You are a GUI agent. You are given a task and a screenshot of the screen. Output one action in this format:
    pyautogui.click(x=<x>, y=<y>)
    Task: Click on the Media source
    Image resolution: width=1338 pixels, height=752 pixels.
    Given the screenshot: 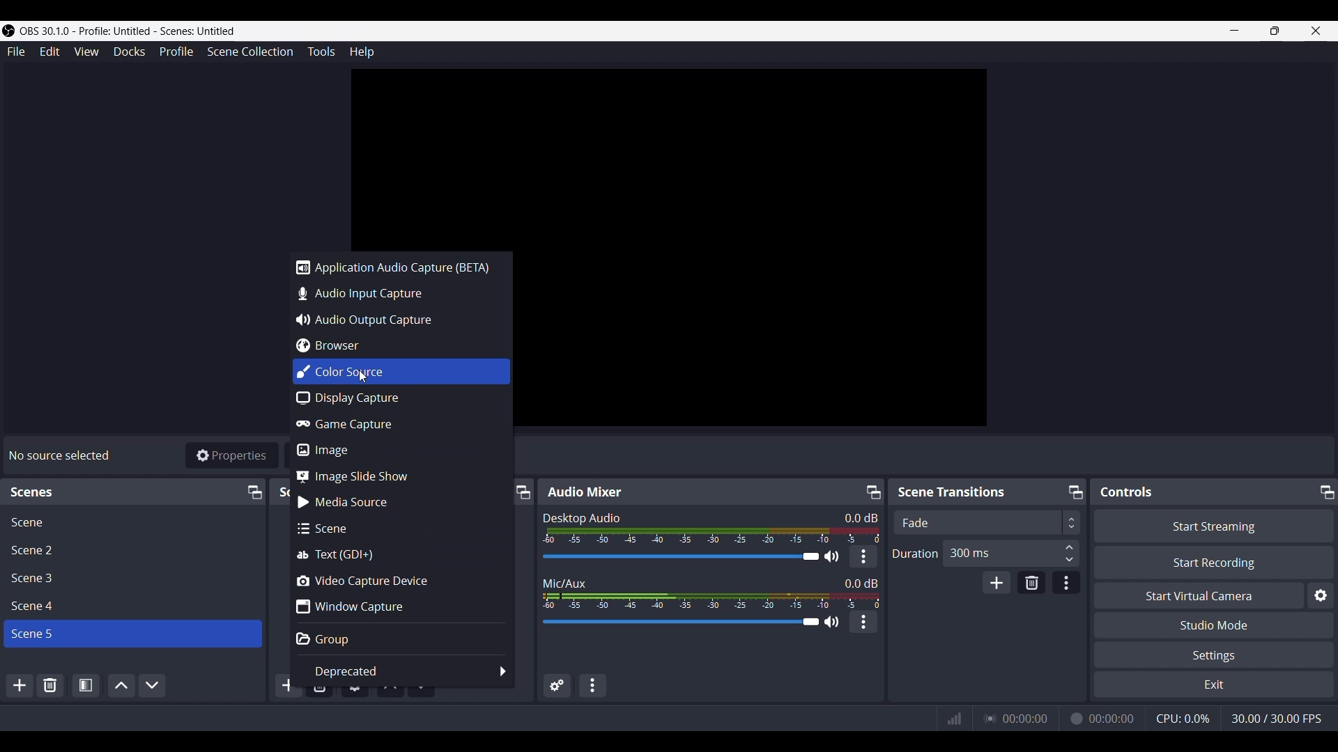 What is the action you would take?
    pyautogui.click(x=399, y=501)
    